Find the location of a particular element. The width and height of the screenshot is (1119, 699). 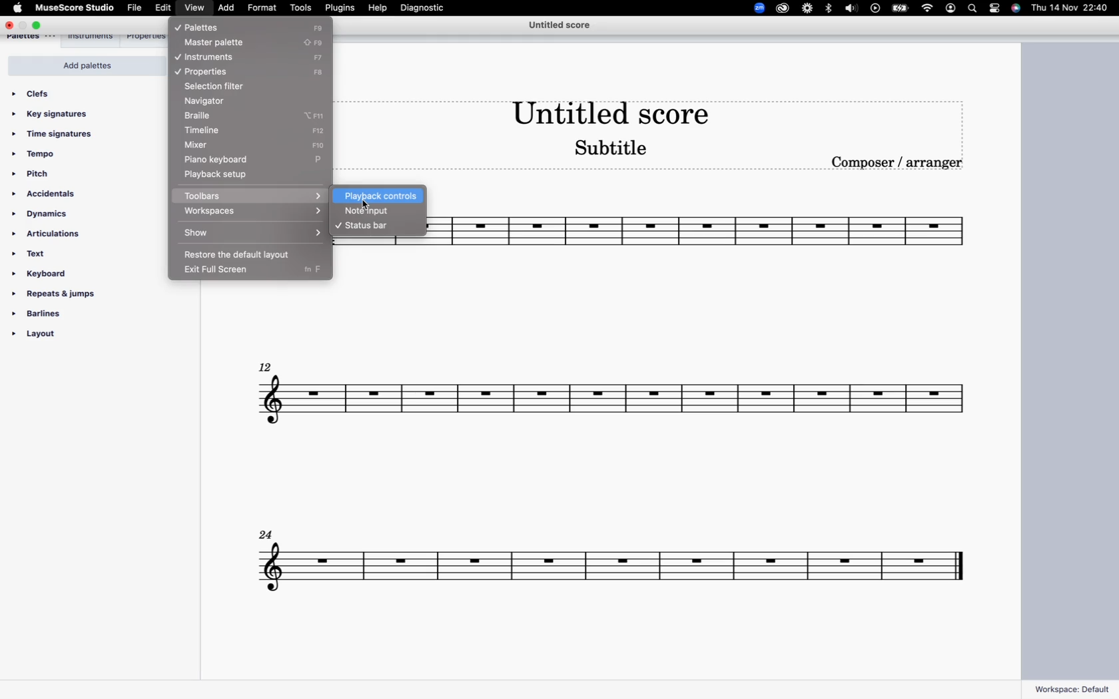

fn F is located at coordinates (314, 272).